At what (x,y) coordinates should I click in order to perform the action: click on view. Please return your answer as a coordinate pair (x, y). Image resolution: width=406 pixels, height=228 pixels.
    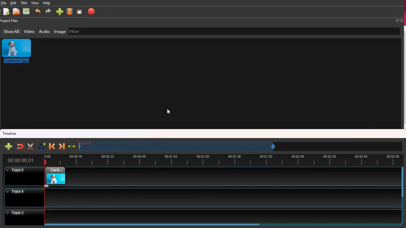
    Looking at the image, I should click on (36, 3).